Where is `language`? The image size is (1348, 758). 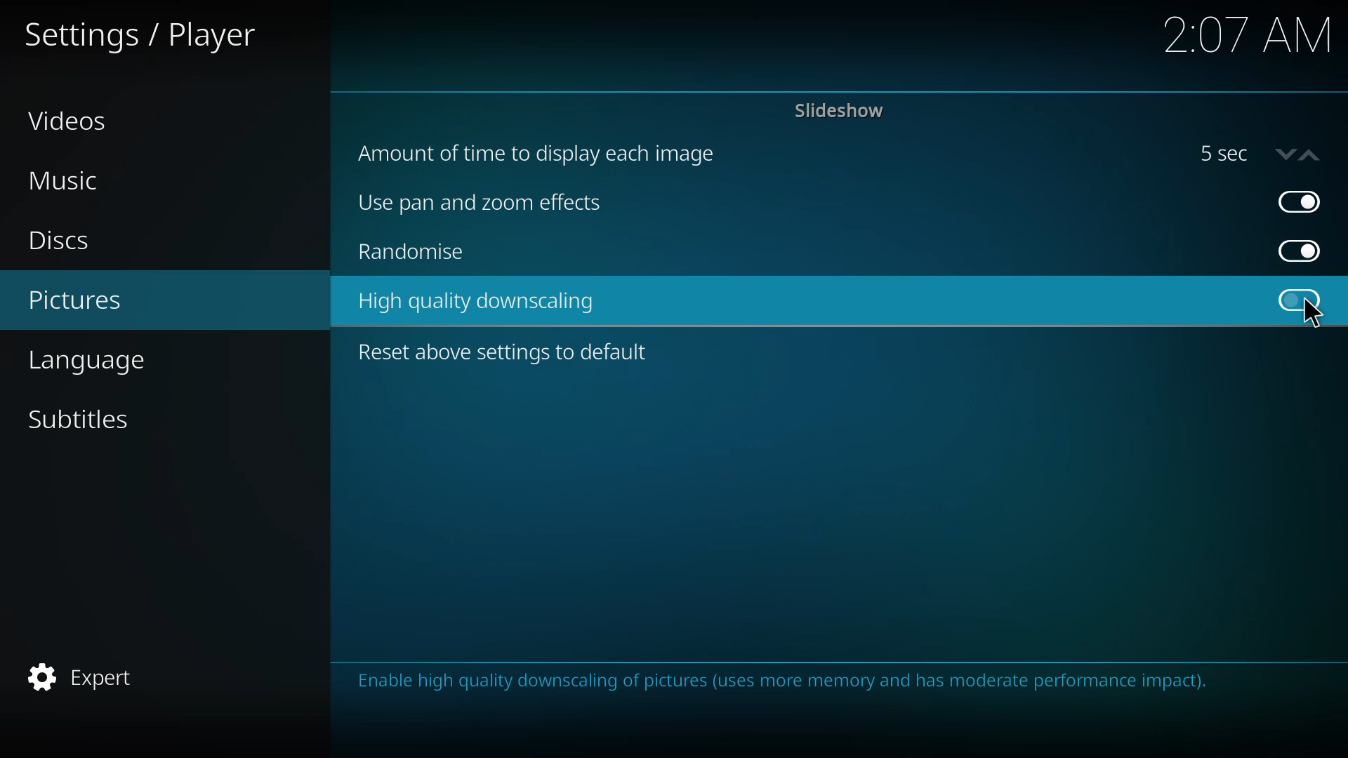 language is located at coordinates (108, 361).